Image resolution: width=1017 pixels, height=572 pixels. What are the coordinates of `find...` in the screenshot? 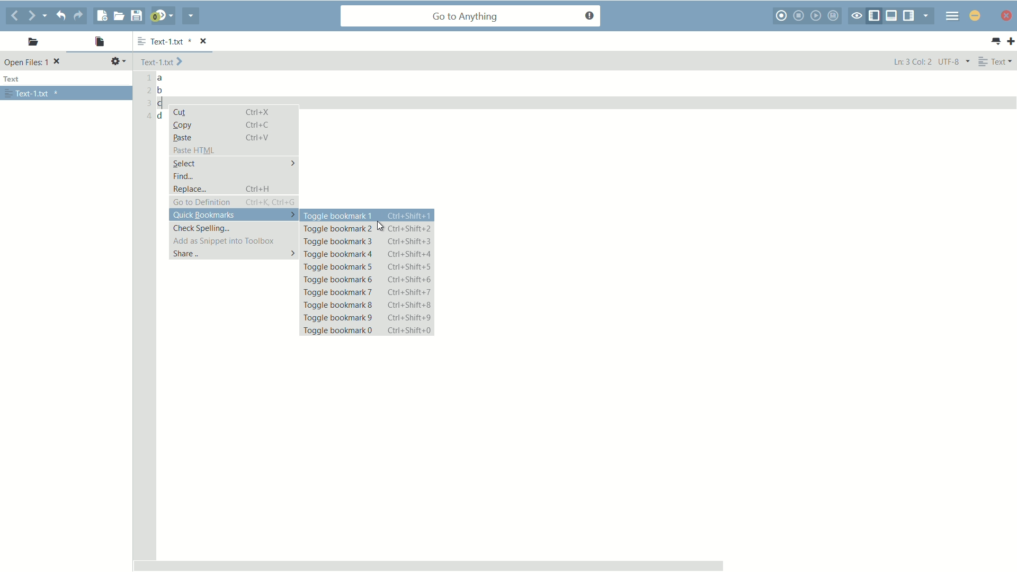 It's located at (183, 176).